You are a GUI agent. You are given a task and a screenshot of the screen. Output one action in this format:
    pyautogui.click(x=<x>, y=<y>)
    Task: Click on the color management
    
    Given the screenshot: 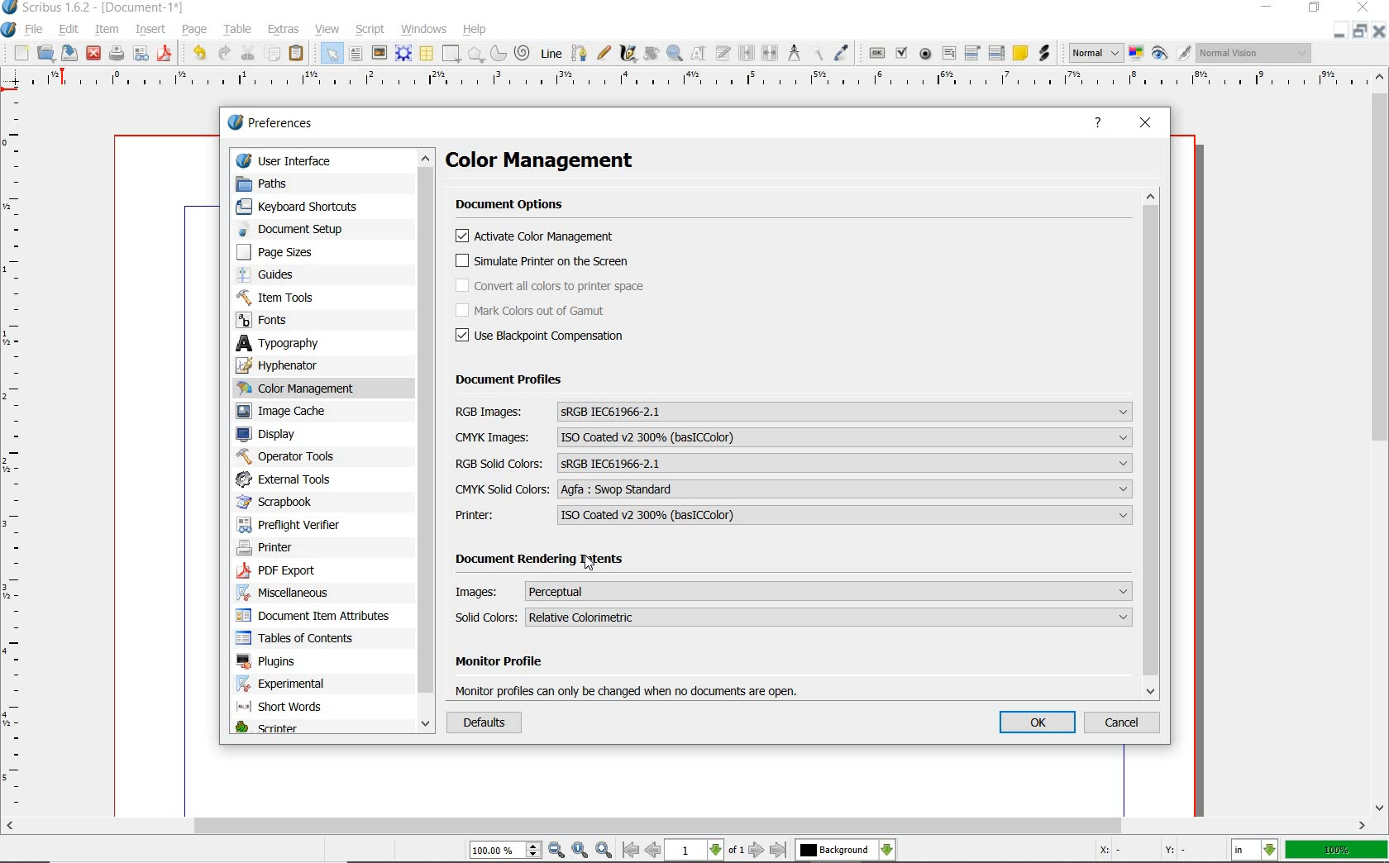 What is the action you would take?
    pyautogui.click(x=561, y=162)
    